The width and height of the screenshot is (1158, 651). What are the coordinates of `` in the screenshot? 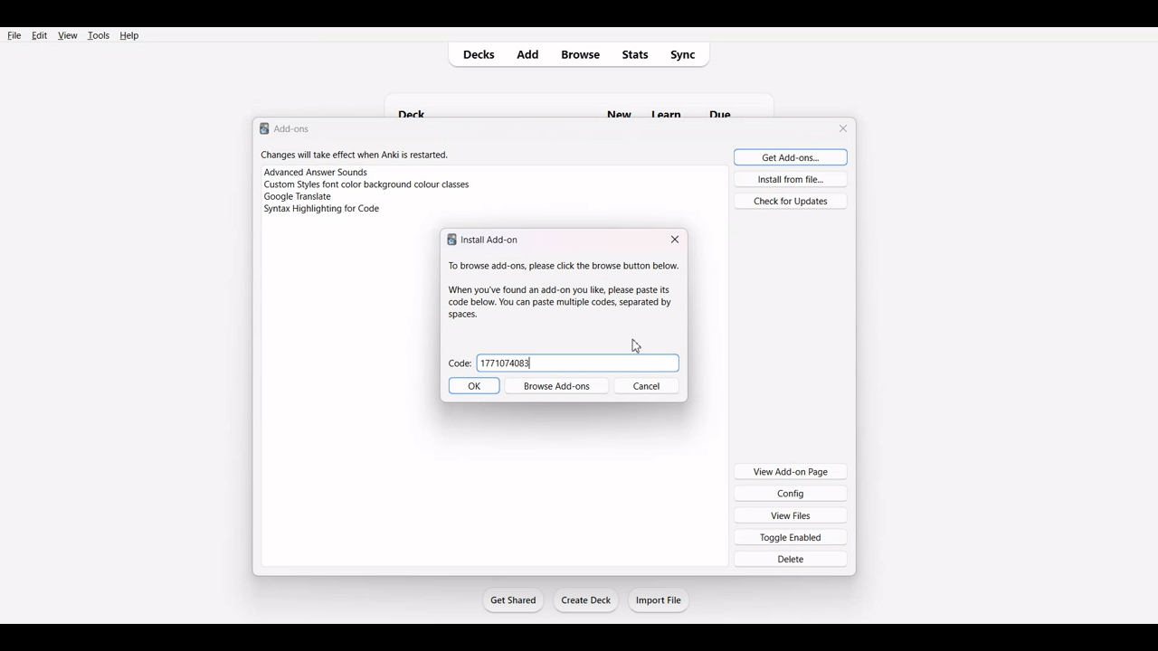 It's located at (731, 104).